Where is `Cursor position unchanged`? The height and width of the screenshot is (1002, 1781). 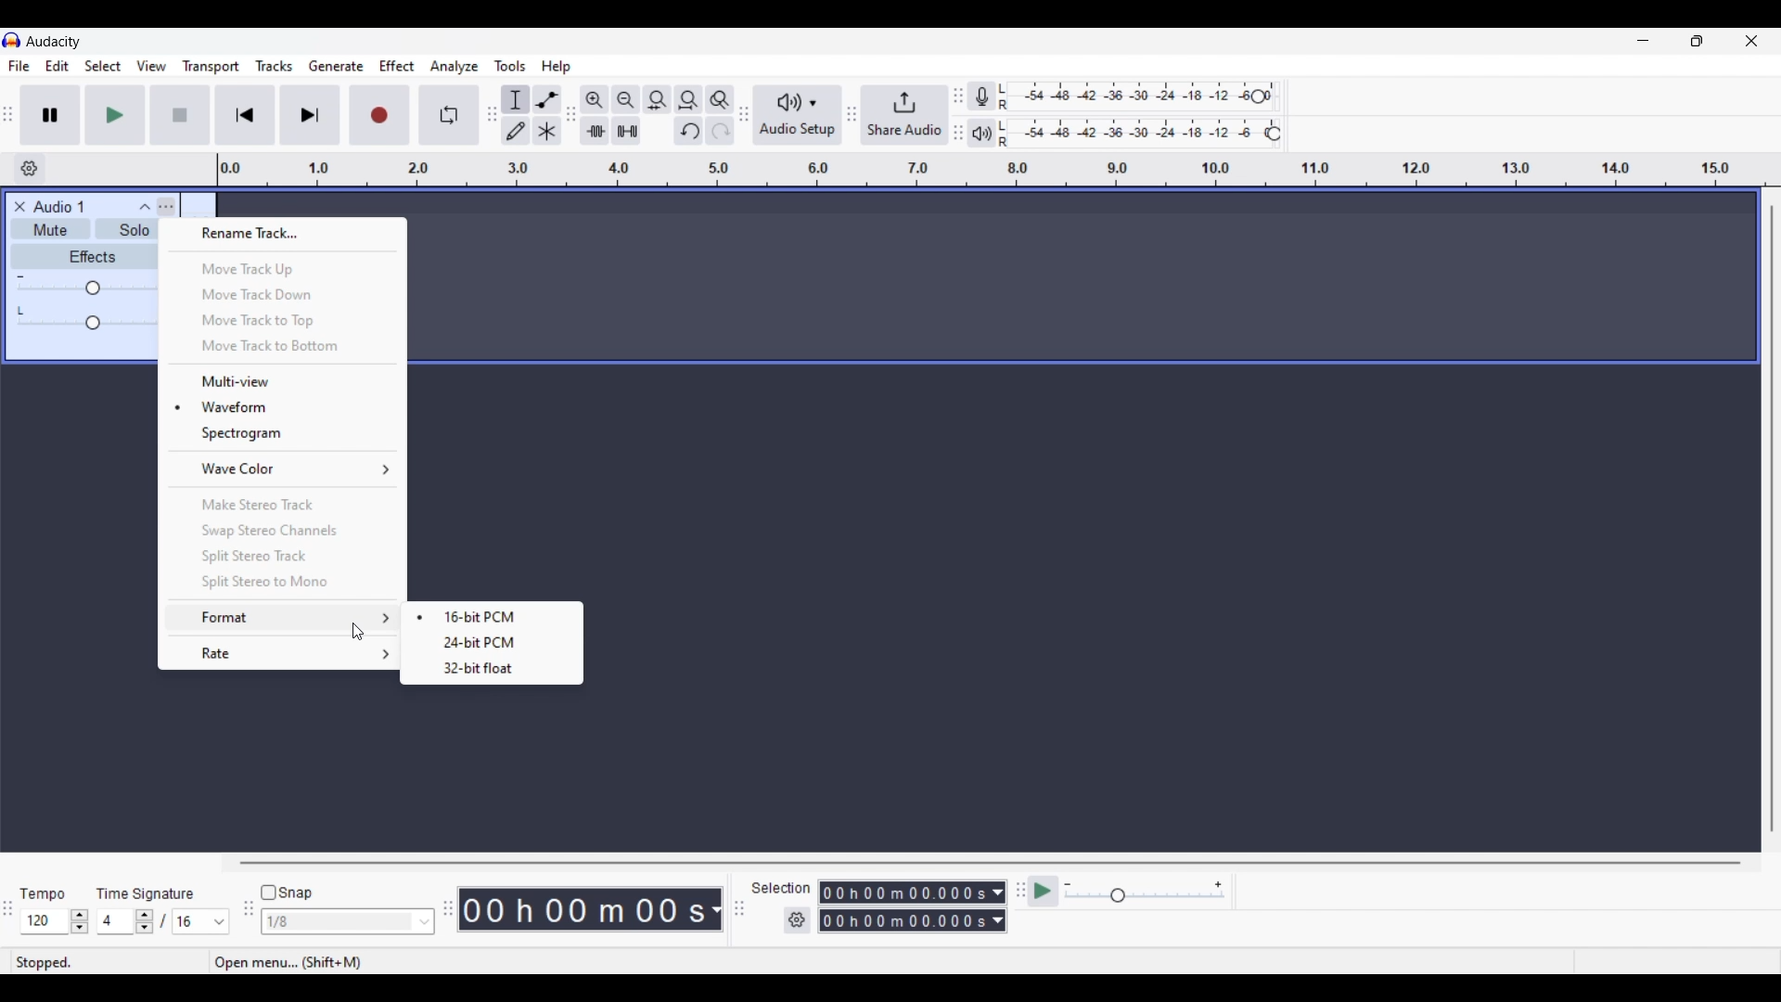
Cursor position unchanged is located at coordinates (358, 632).